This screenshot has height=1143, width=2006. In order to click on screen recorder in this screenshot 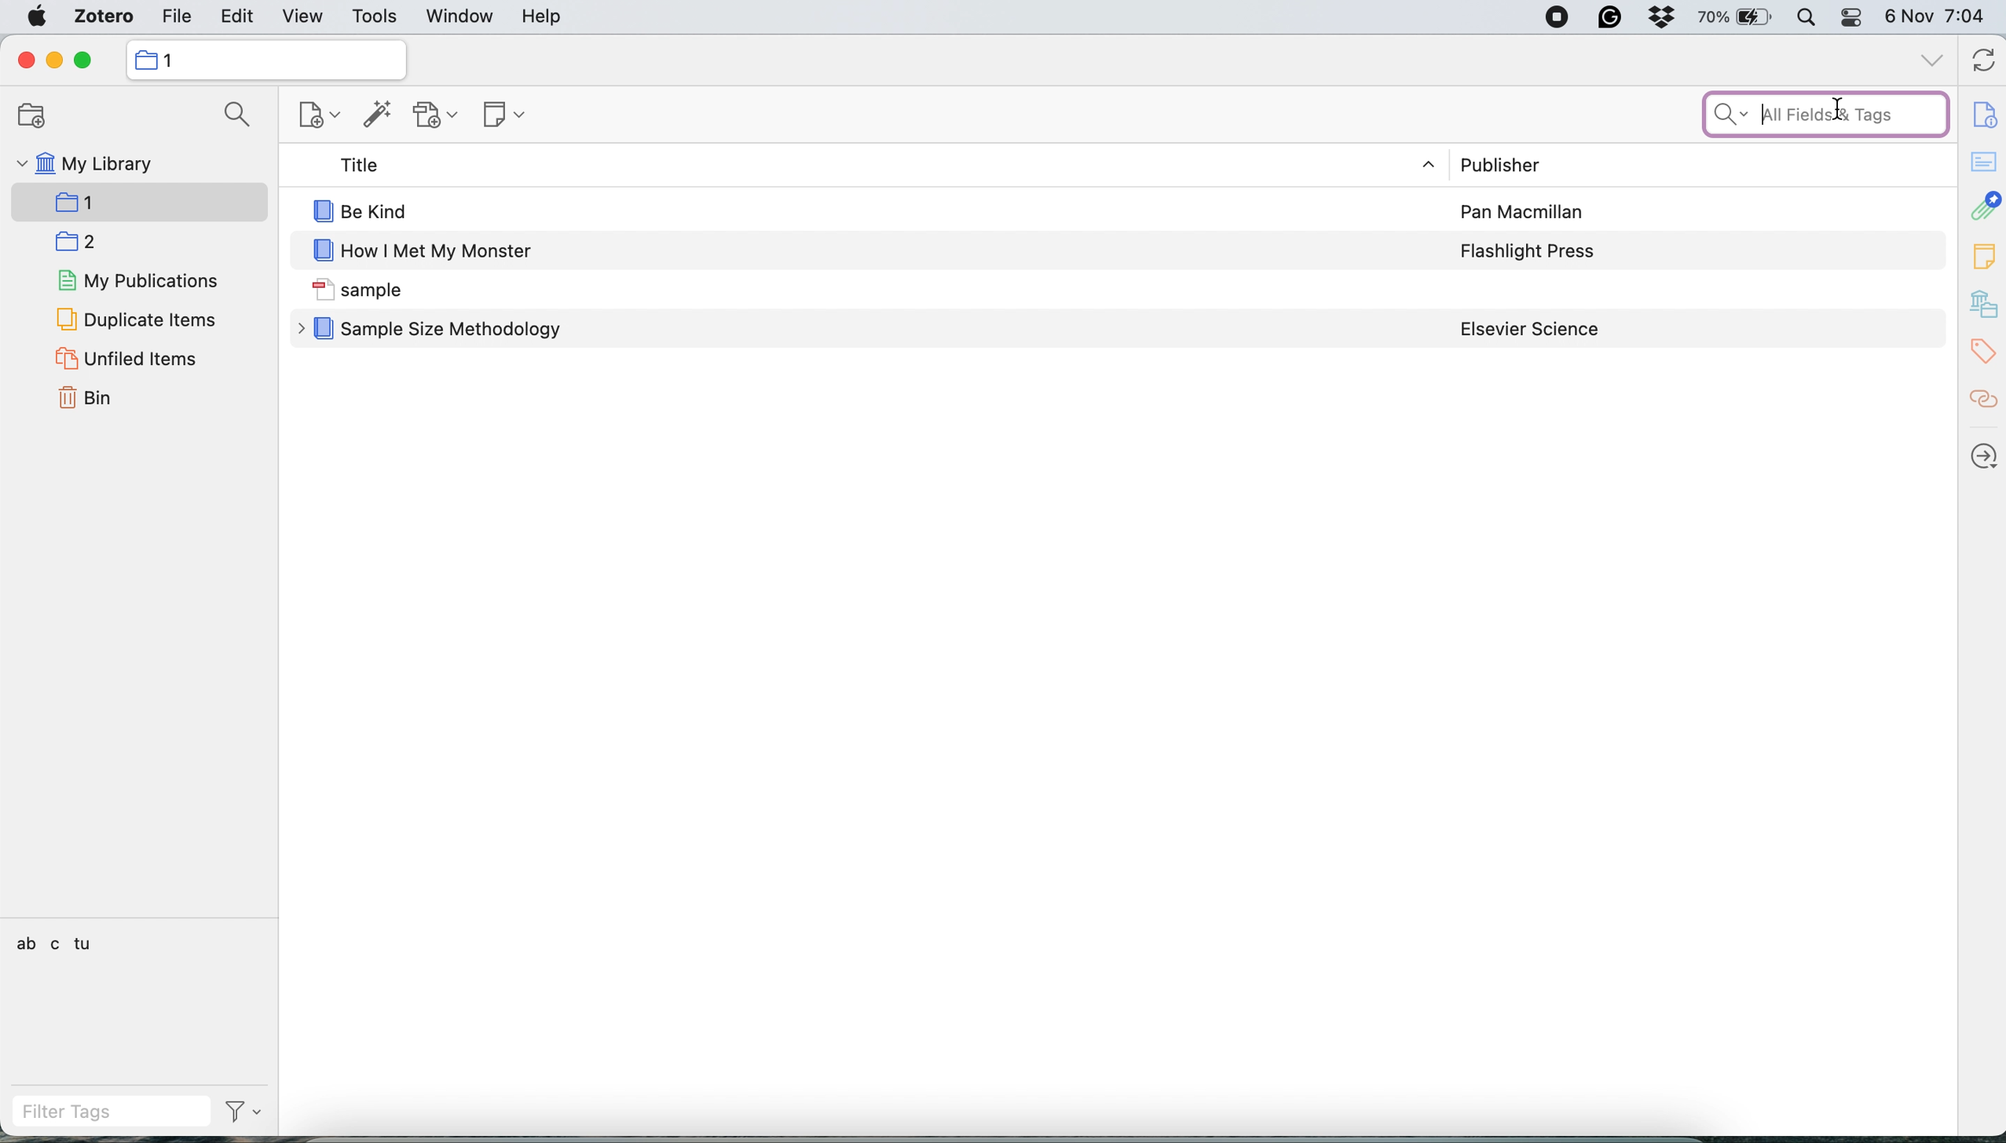, I will do `click(1555, 18)`.